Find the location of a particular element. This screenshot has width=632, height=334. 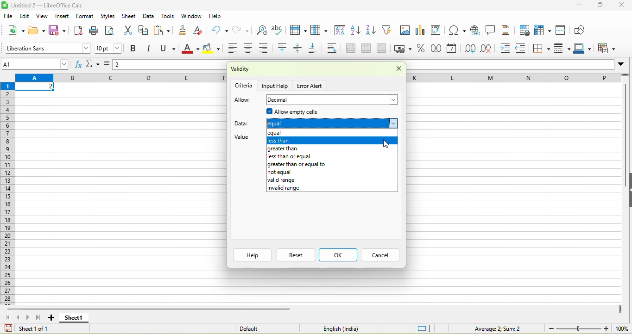

standard selection is located at coordinates (425, 328).